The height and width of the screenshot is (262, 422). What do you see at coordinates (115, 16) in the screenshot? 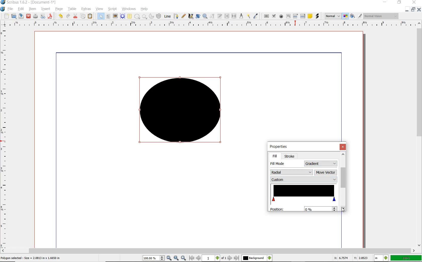
I see `IMAGE` at bounding box center [115, 16].